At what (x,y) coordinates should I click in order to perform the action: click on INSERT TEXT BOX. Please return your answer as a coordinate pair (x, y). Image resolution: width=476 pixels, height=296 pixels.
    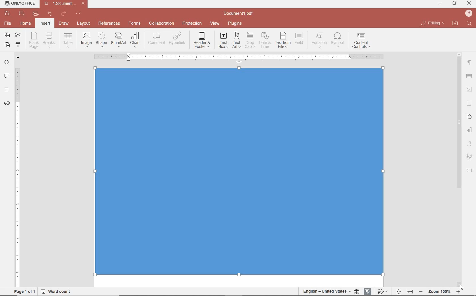
    Looking at the image, I should click on (223, 40).